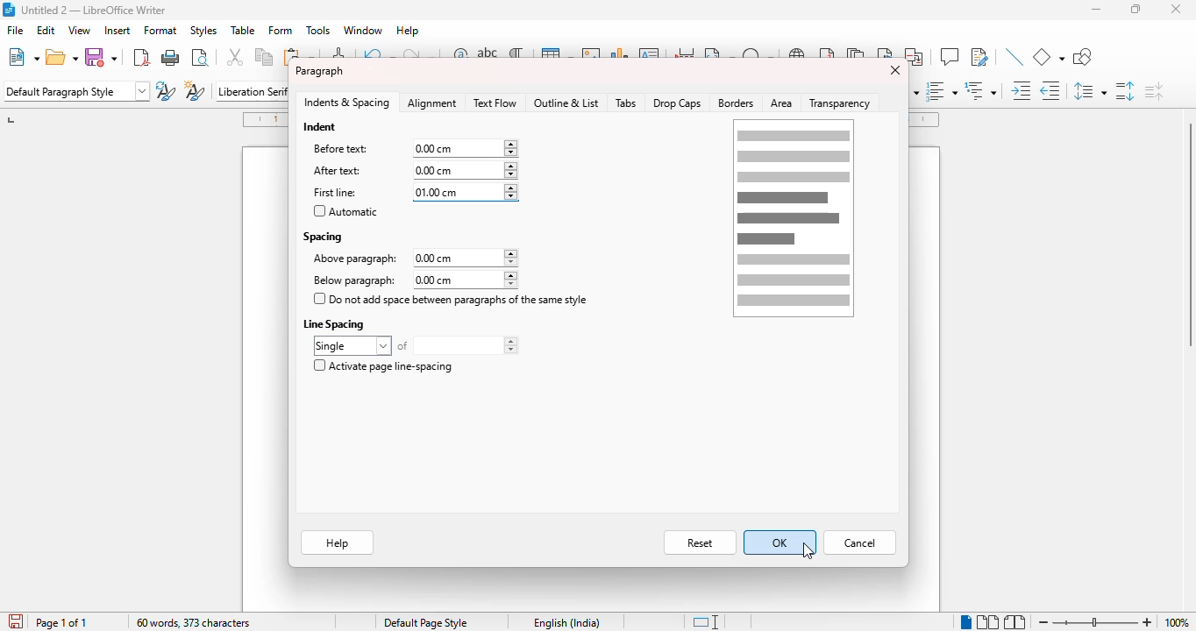 This screenshot has width=1196, height=631. What do you see at coordinates (410, 170) in the screenshot?
I see `after text: 0.00 cm` at bounding box center [410, 170].